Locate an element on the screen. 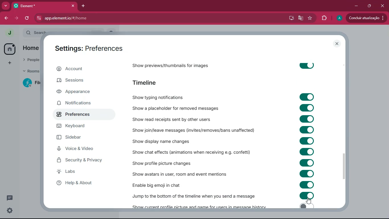  maximize is located at coordinates (370, 6).